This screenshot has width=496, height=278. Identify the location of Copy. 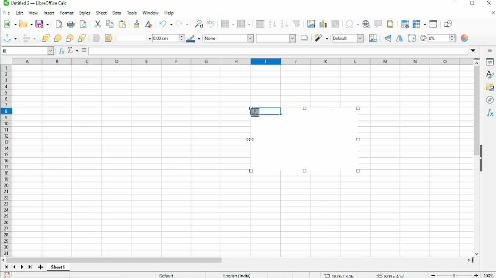
(109, 24).